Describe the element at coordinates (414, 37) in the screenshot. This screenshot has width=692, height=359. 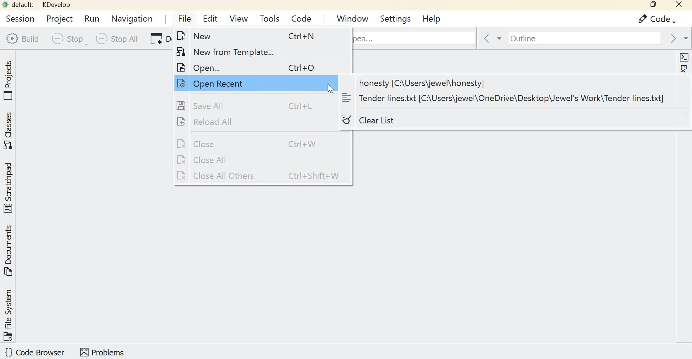
I see `Search for files, classes, functions and more, allowing you to quickly navigate in your source code` at that location.